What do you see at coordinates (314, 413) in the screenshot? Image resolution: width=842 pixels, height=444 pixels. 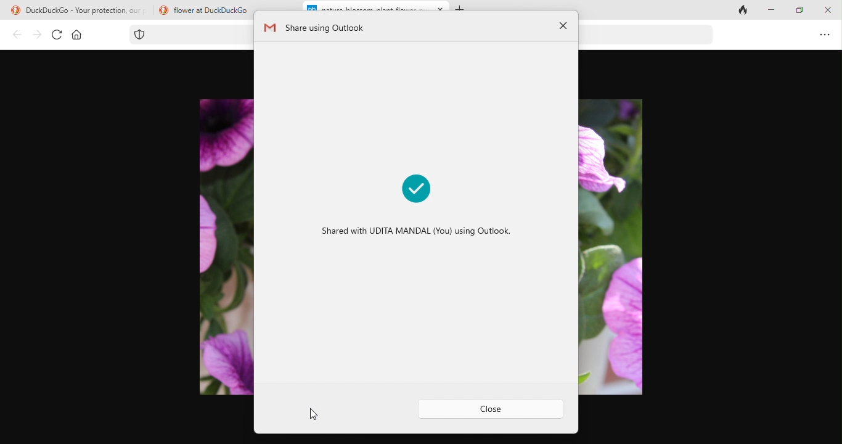 I see `cursor` at bounding box center [314, 413].